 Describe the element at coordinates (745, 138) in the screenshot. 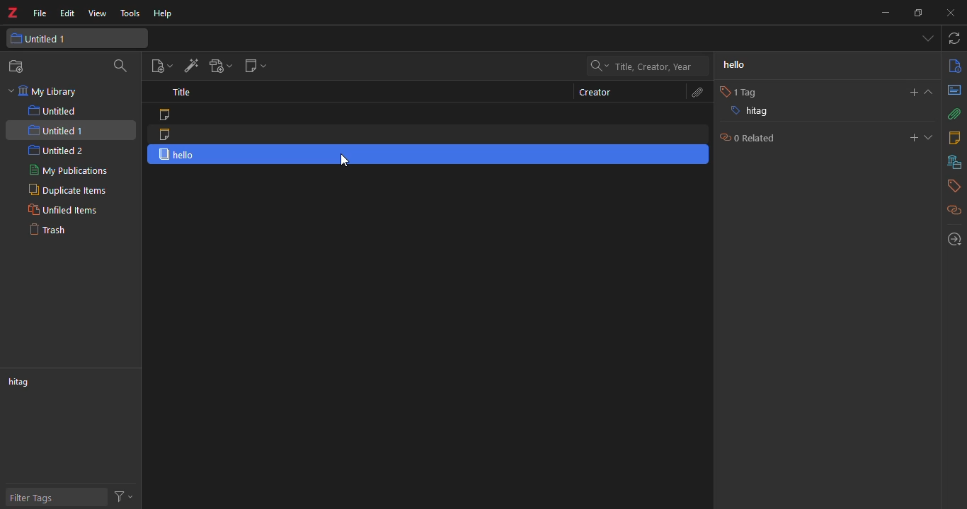

I see `0 related` at that location.